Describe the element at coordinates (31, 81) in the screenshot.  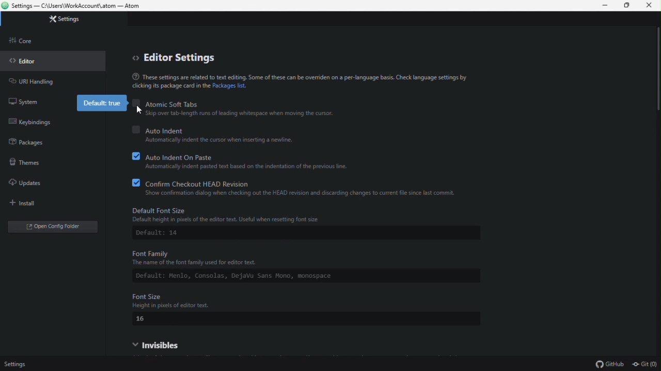
I see `URL handling` at that location.